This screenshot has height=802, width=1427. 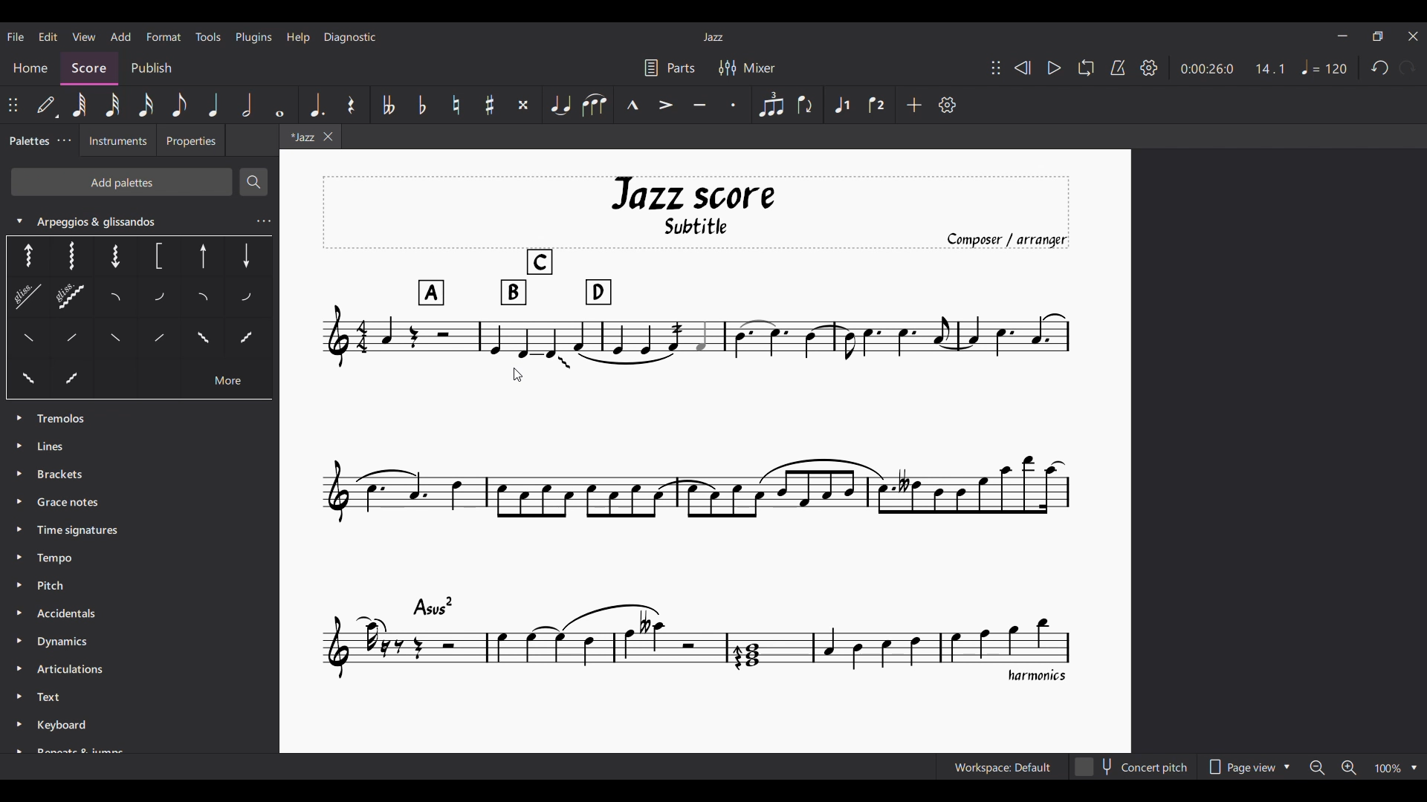 What do you see at coordinates (299, 37) in the screenshot?
I see `Help menu` at bounding box center [299, 37].